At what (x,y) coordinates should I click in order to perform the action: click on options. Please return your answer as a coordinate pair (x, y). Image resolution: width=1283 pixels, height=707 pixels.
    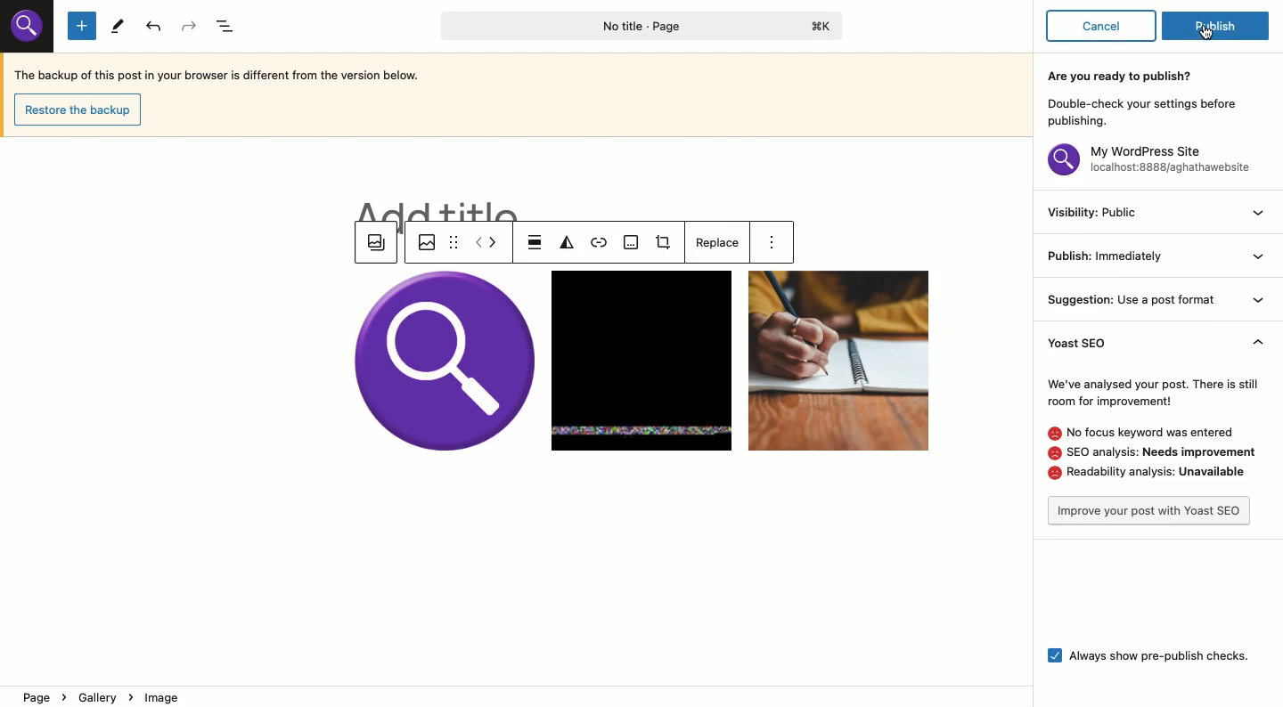
    Looking at the image, I should click on (777, 244).